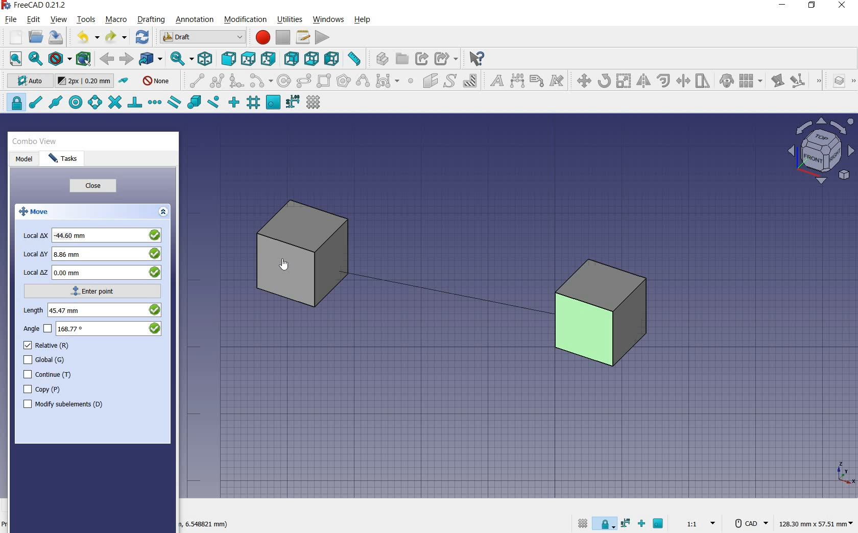 Image resolution: width=858 pixels, height=533 pixels. Describe the element at coordinates (155, 103) in the screenshot. I see `snap extension` at that location.